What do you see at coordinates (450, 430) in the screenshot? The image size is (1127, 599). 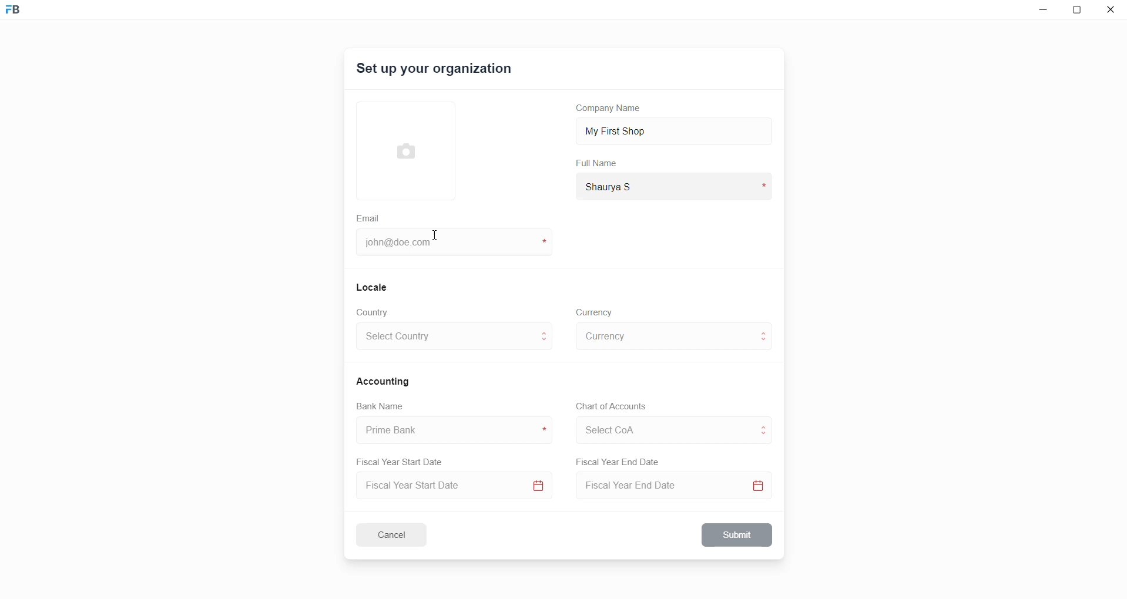 I see `bank name input box` at bounding box center [450, 430].